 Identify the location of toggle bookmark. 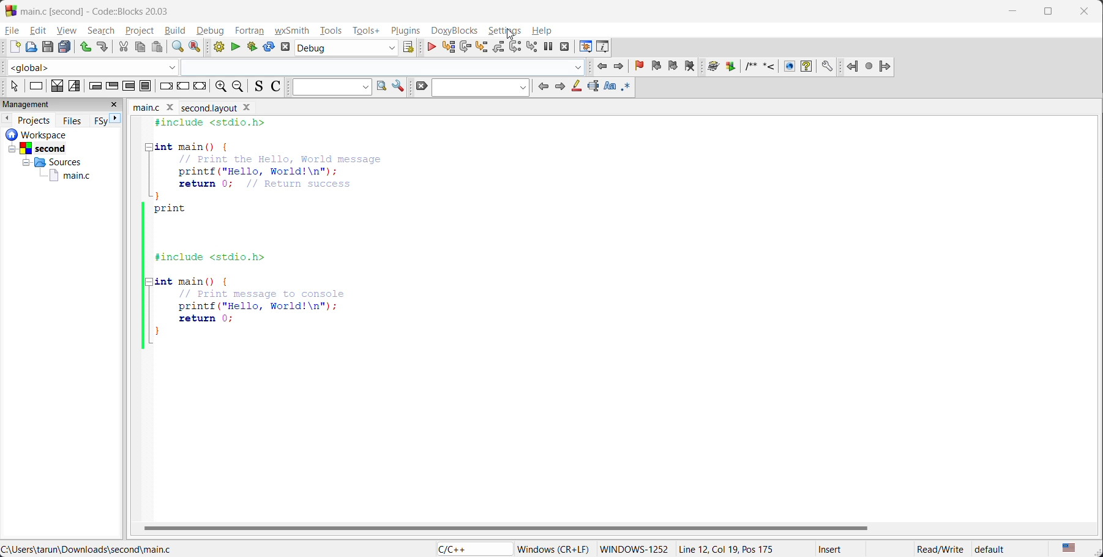
(638, 64).